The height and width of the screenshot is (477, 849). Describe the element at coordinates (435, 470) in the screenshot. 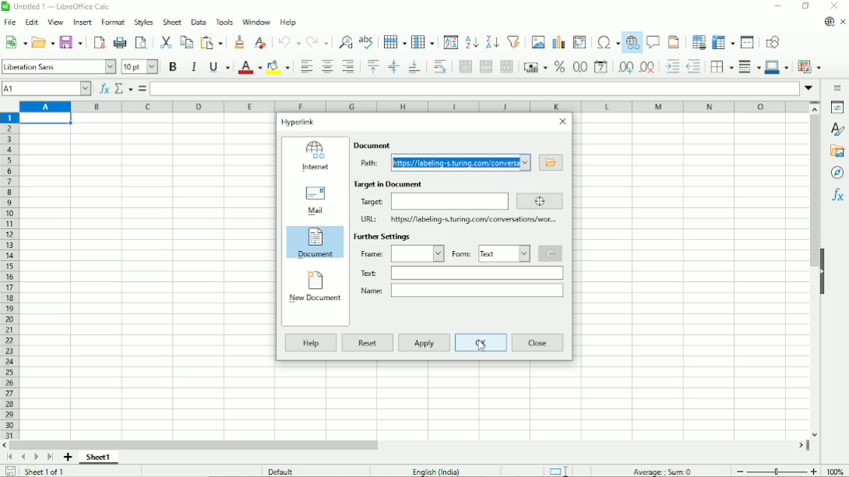

I see `English (India)` at that location.